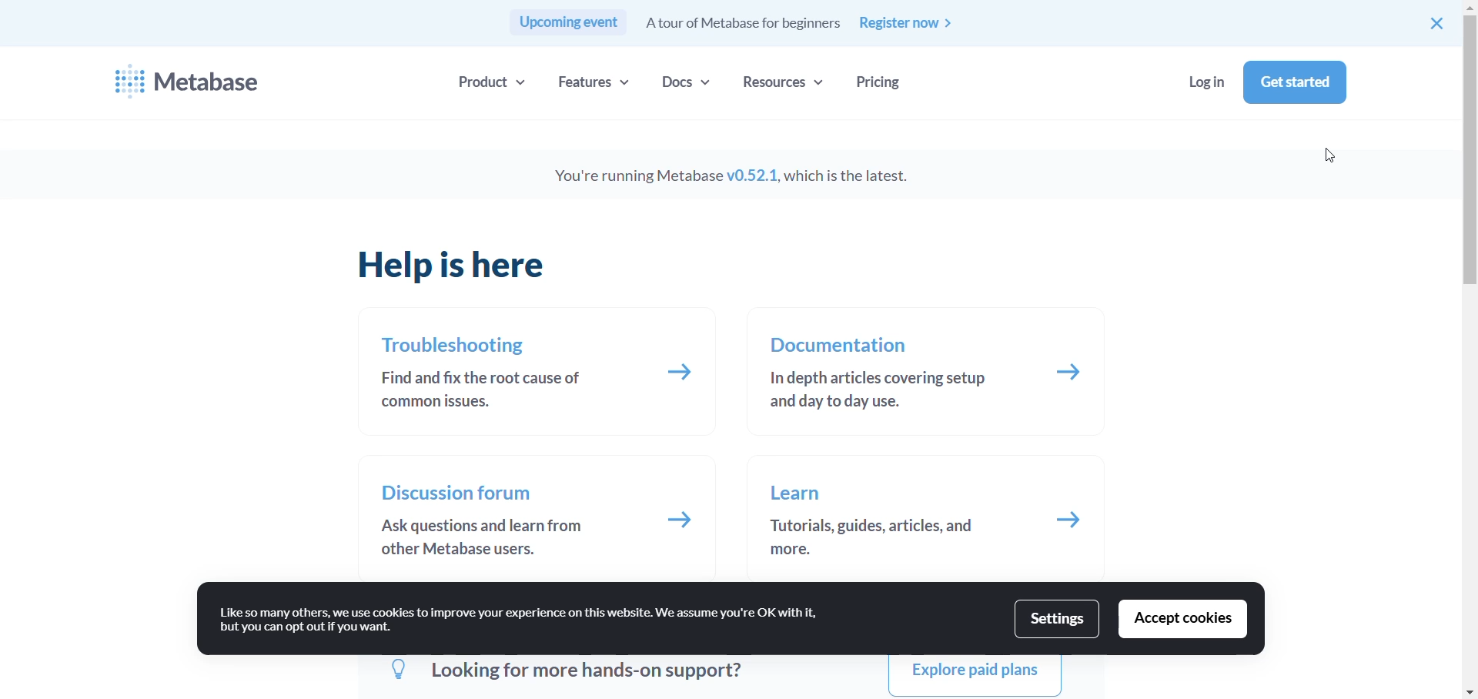  What do you see at coordinates (480, 390) in the screenshot?
I see `find and fix the root cause of common issues` at bounding box center [480, 390].